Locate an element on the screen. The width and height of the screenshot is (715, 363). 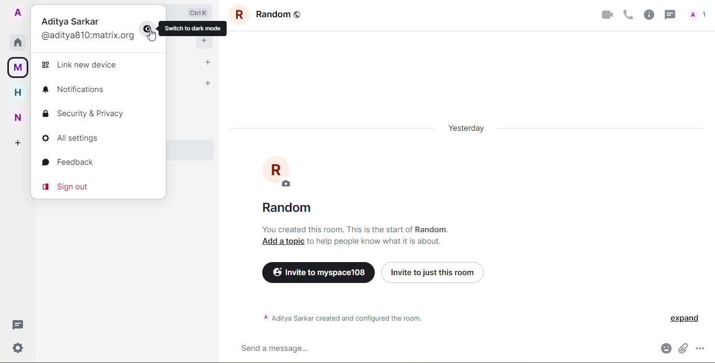
voice call is located at coordinates (627, 14).